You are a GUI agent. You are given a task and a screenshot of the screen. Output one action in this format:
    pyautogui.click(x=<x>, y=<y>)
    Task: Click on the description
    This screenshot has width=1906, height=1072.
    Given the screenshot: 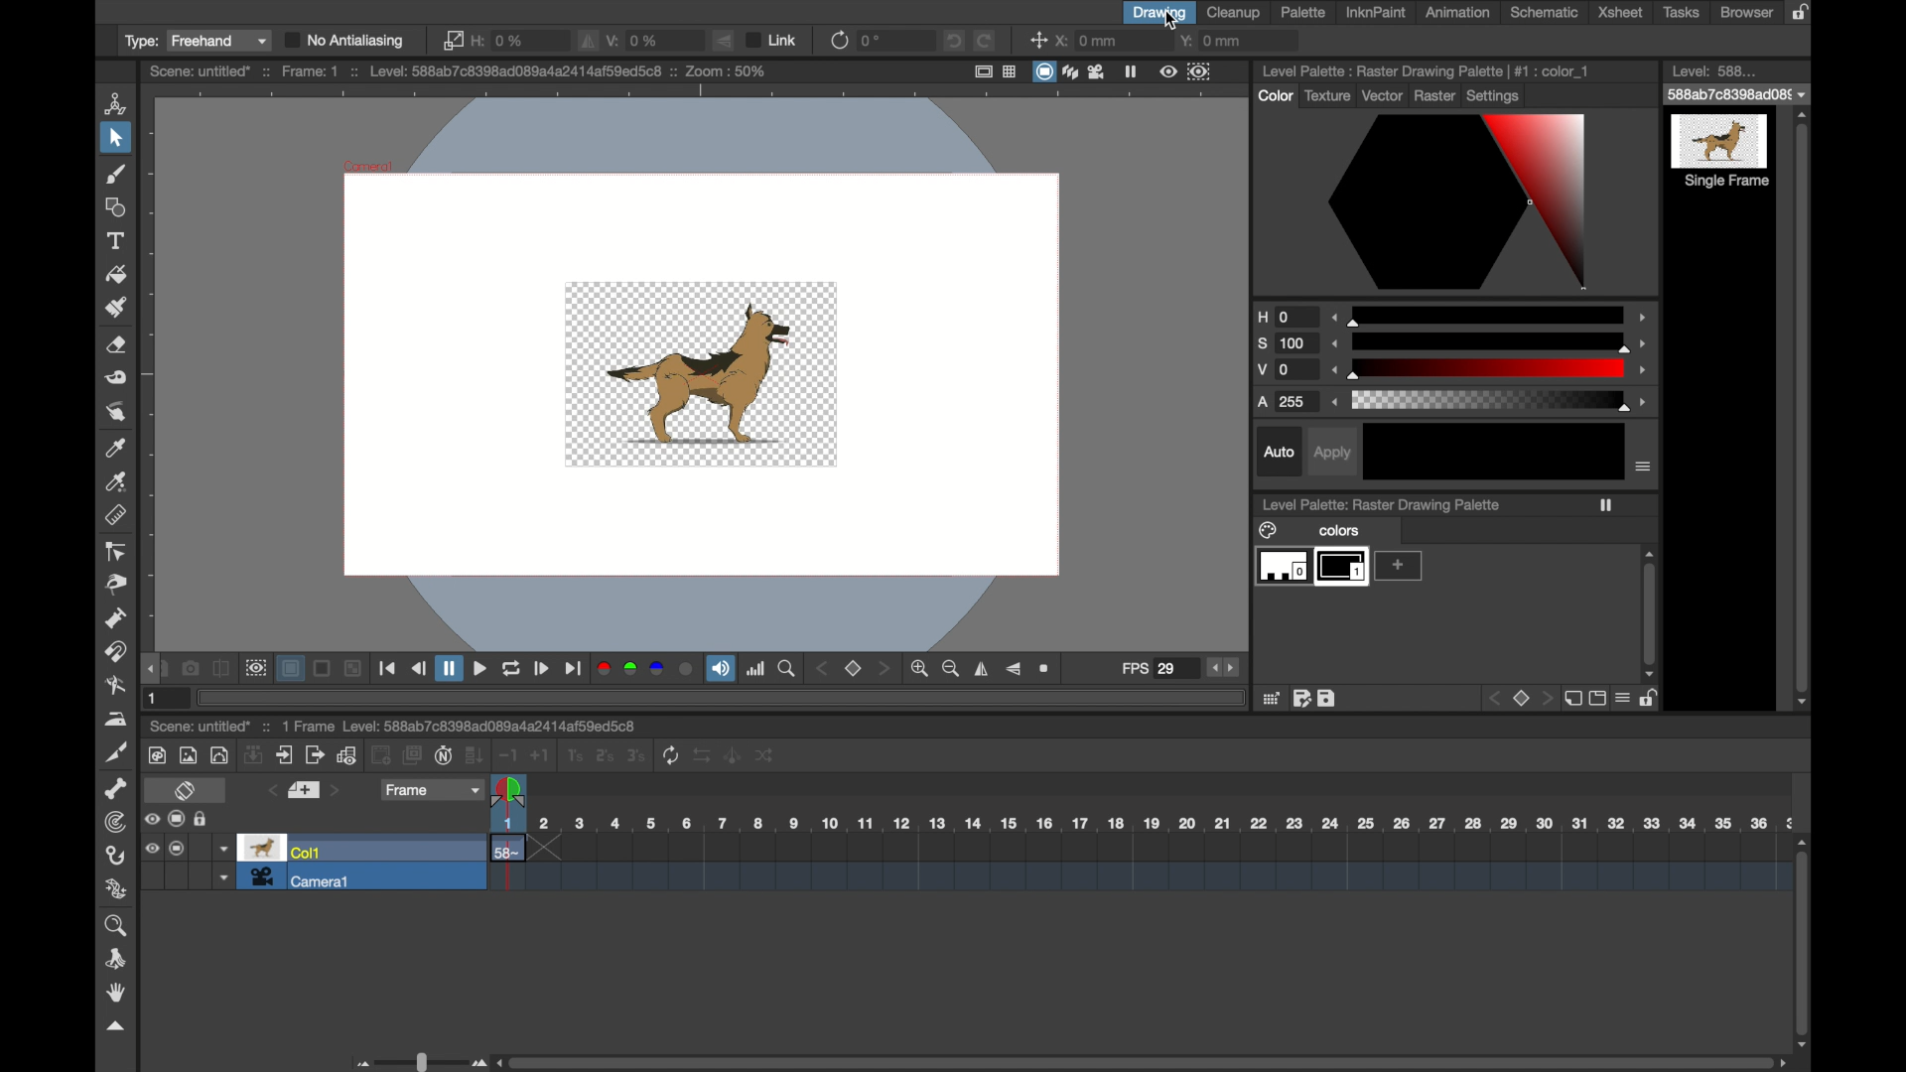 What is the action you would take?
    pyautogui.click(x=1401, y=506)
    